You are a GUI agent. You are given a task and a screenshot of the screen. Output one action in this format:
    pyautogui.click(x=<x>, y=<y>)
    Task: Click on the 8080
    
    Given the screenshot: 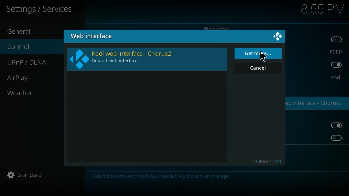 What is the action you would take?
    pyautogui.click(x=335, y=51)
    